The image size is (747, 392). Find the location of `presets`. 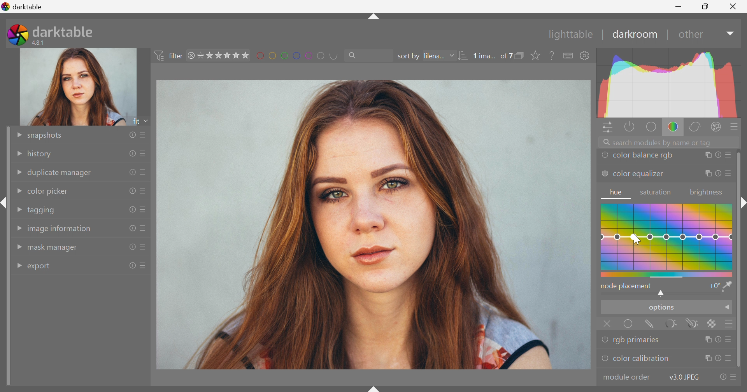

presets is located at coordinates (144, 133).